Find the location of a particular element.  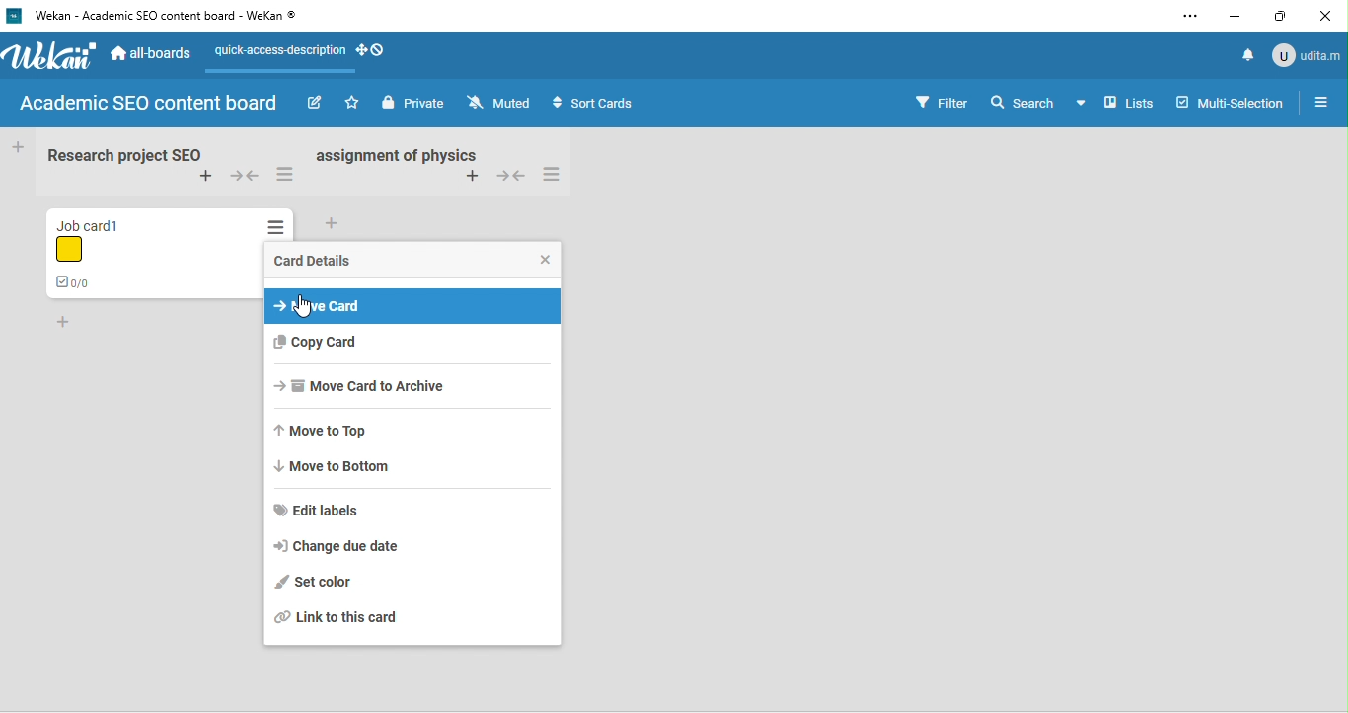

edit is located at coordinates (317, 103).